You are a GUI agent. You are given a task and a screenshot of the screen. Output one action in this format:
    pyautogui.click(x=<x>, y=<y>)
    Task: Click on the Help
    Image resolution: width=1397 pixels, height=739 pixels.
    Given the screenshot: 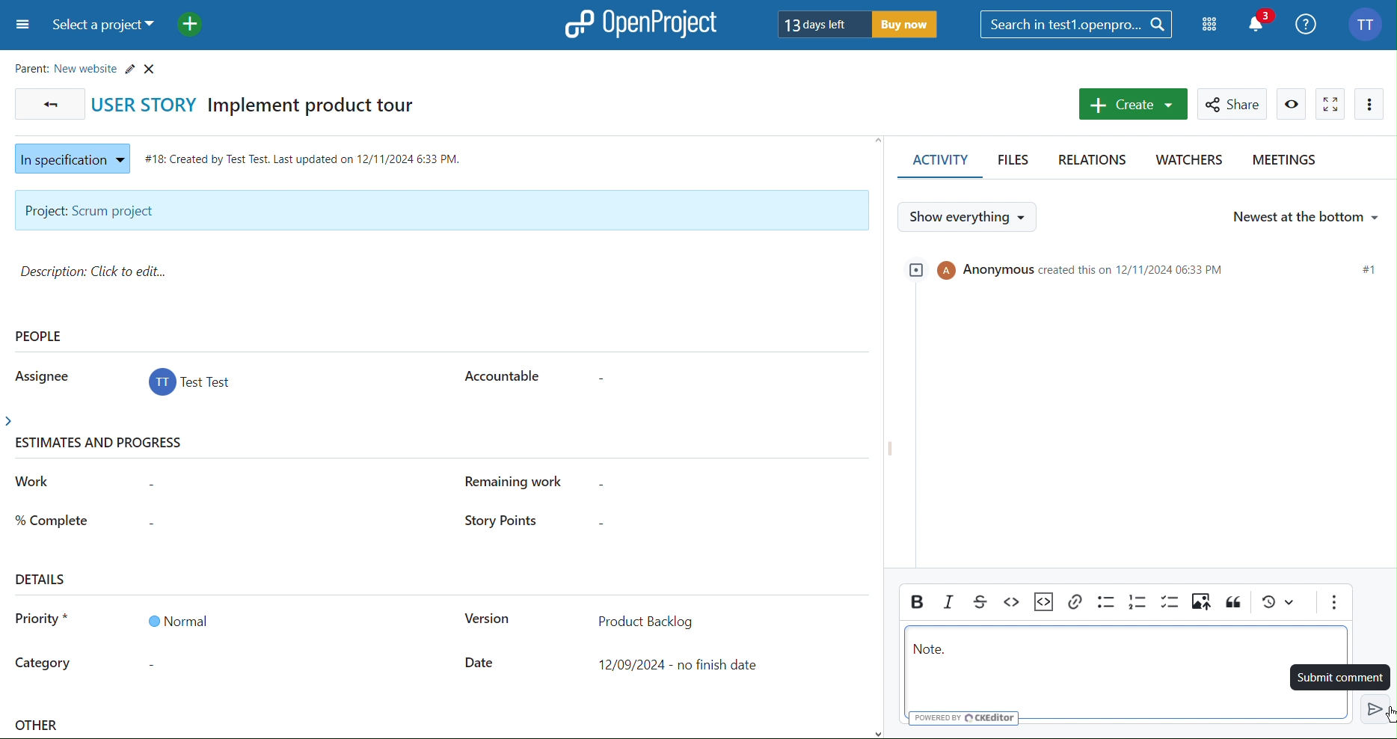 What is the action you would take?
    pyautogui.click(x=1307, y=22)
    